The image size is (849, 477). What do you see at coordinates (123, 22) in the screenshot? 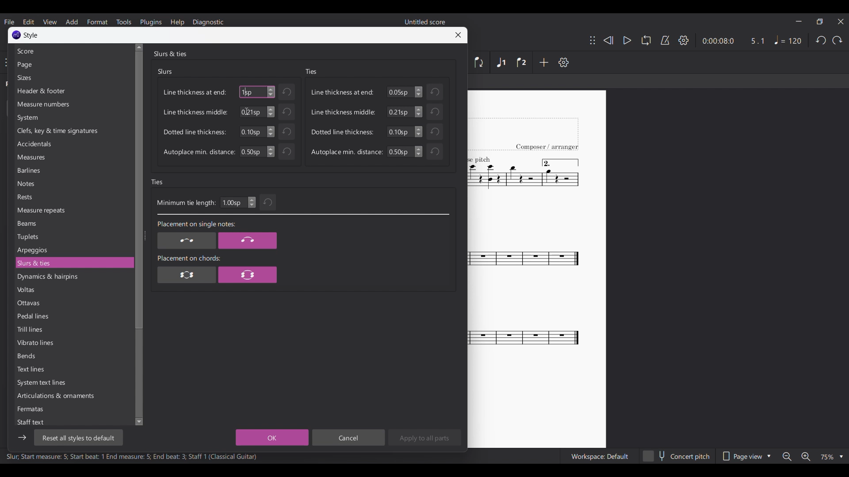
I see `Tools menu` at bounding box center [123, 22].